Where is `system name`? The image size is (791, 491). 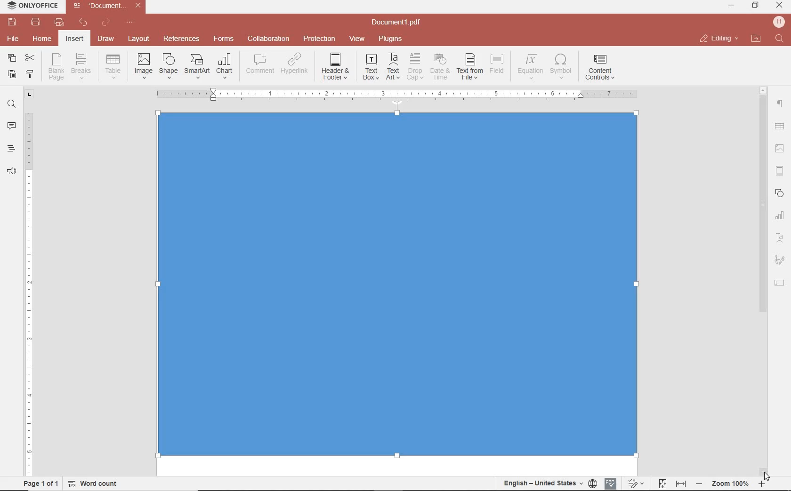 system name is located at coordinates (30, 6).